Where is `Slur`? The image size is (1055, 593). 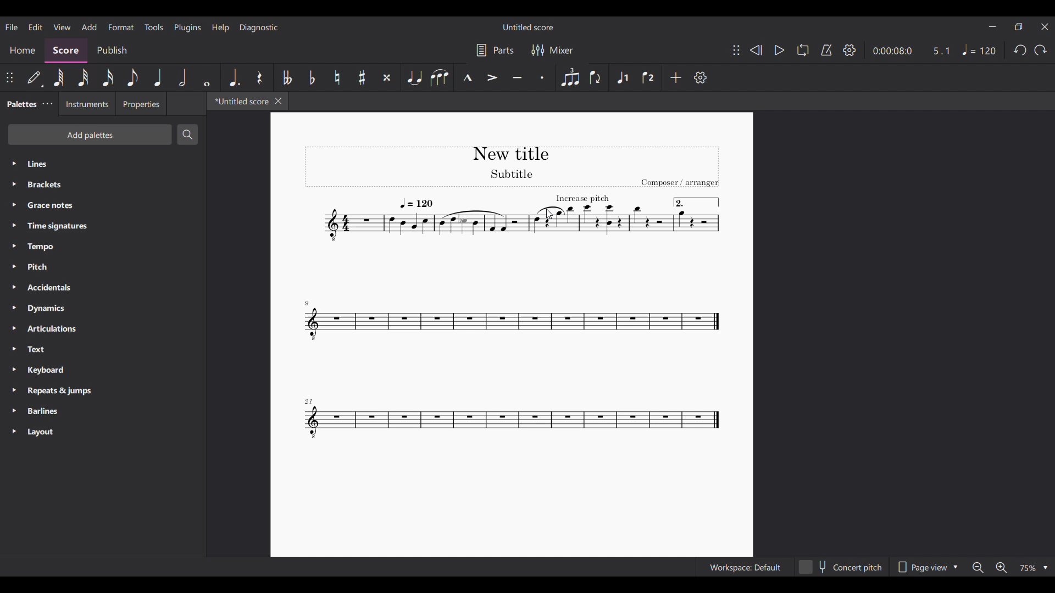
Slur is located at coordinates (440, 77).